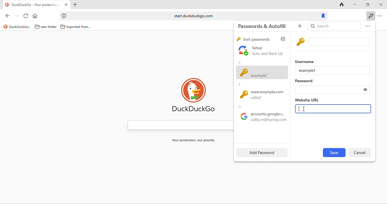 The image size is (387, 204). What do you see at coordinates (16, 15) in the screenshot?
I see `forward` at bounding box center [16, 15].